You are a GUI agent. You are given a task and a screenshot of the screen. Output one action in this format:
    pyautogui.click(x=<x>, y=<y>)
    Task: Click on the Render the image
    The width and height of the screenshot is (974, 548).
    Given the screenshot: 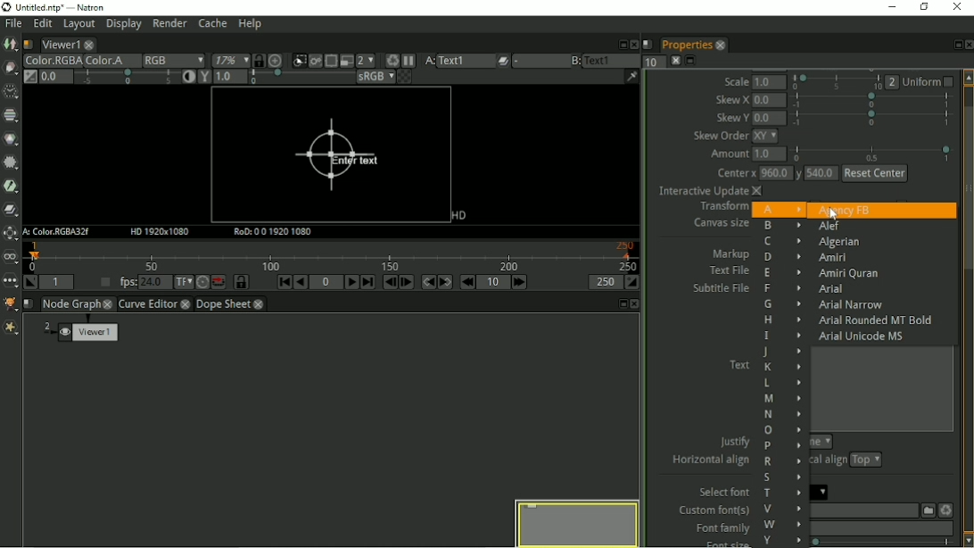 What is the action you would take?
    pyautogui.click(x=318, y=59)
    